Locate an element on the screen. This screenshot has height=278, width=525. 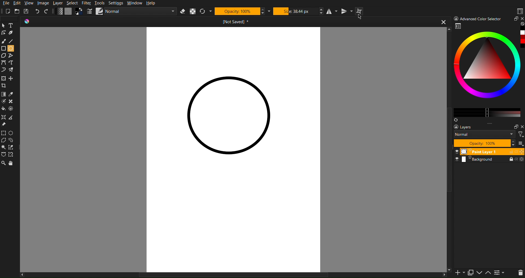
Brush Tool is located at coordinates (4, 41).